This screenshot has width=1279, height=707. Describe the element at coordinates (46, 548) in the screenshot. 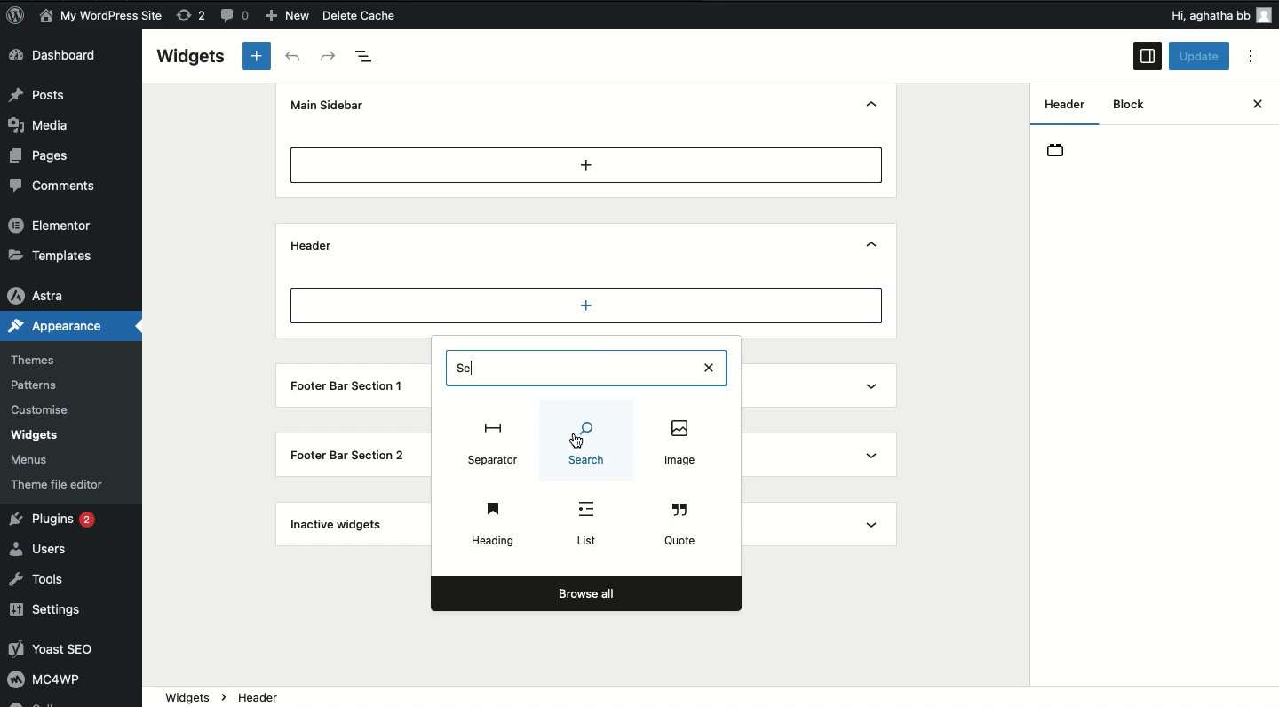

I see `Users` at that location.